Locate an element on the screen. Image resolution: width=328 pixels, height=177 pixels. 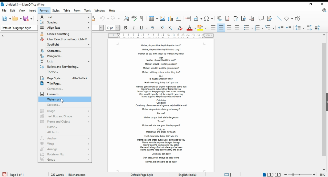
view is located at coordinates (23, 11).